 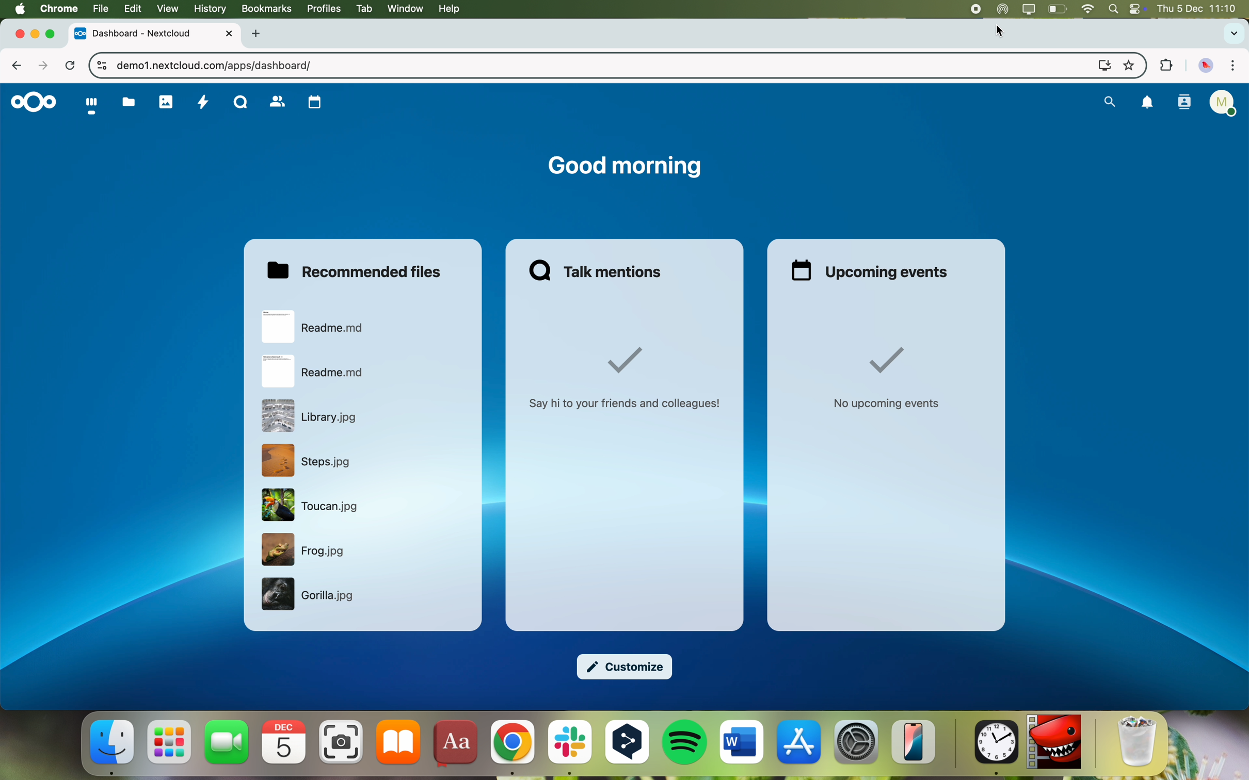 I want to click on Spotify, so click(x=686, y=743).